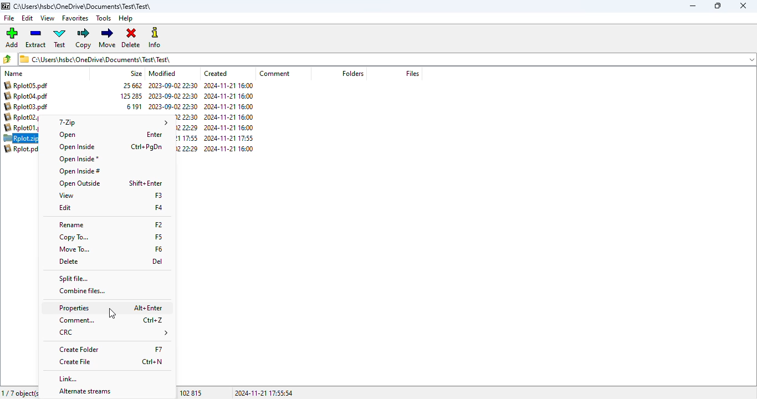 The height and width of the screenshot is (399, 757). I want to click on copy, so click(83, 38).